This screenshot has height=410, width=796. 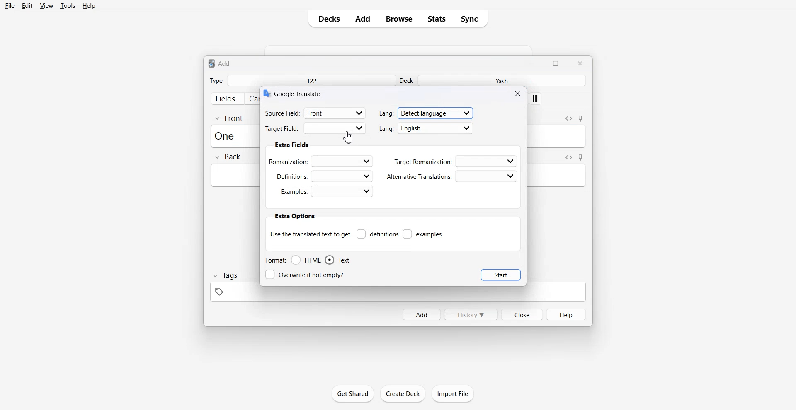 I want to click on Add, so click(x=363, y=19).